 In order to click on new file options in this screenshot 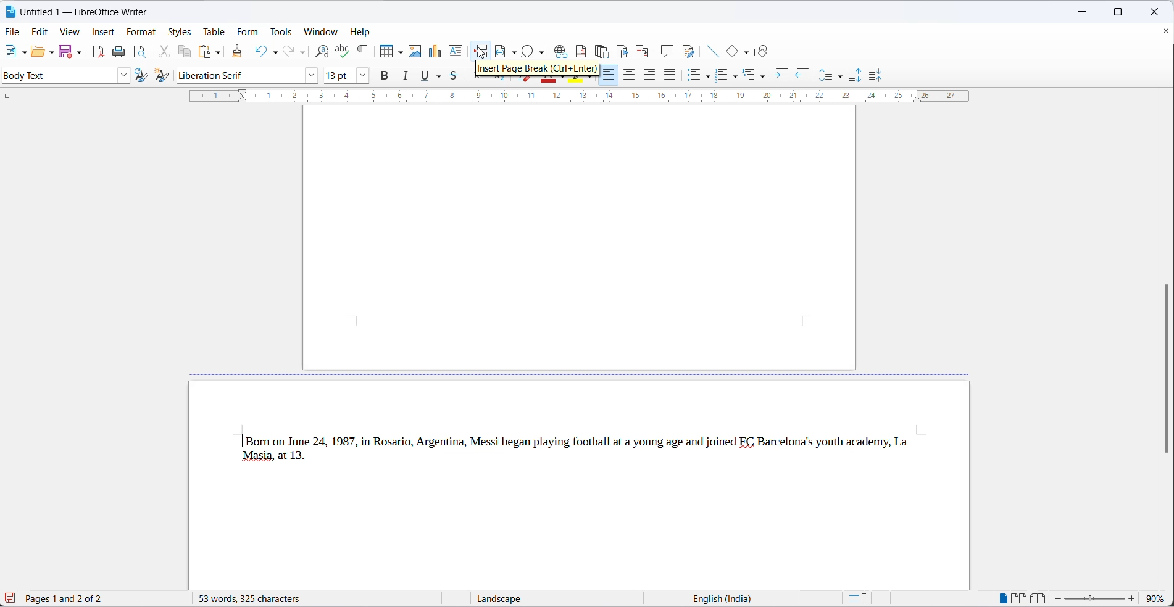, I will do `click(22, 53)`.